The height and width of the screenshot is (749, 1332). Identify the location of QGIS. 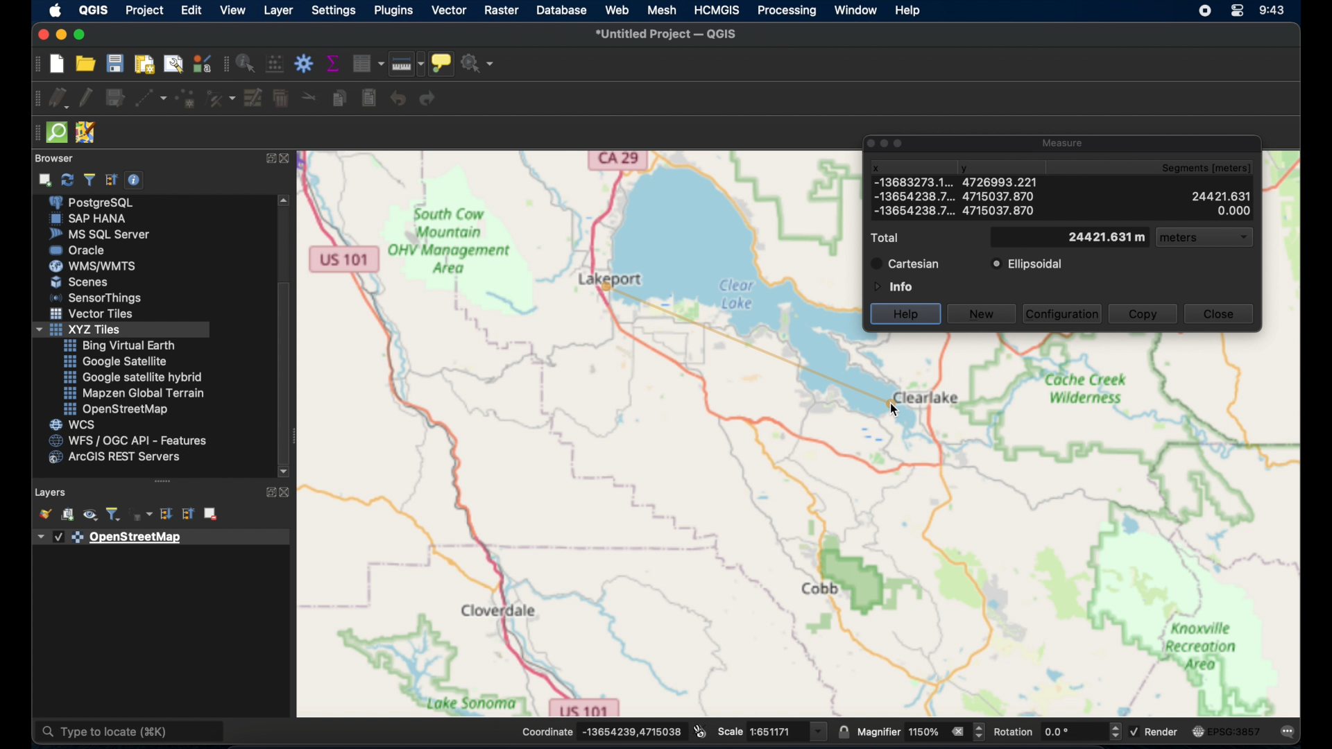
(94, 10).